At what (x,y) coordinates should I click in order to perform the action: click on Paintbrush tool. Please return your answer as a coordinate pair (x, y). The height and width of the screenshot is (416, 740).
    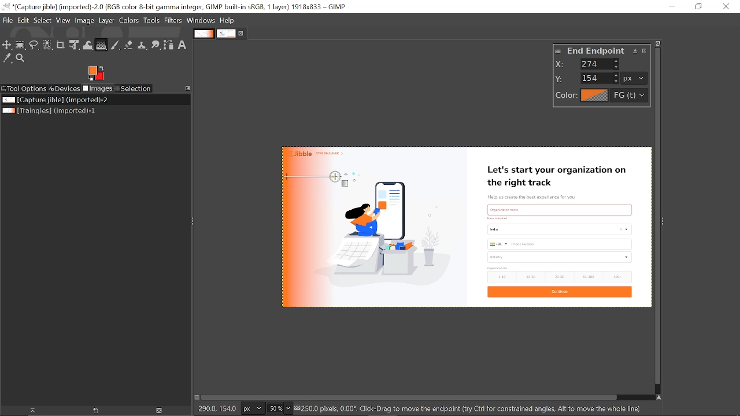
    Looking at the image, I should click on (116, 45).